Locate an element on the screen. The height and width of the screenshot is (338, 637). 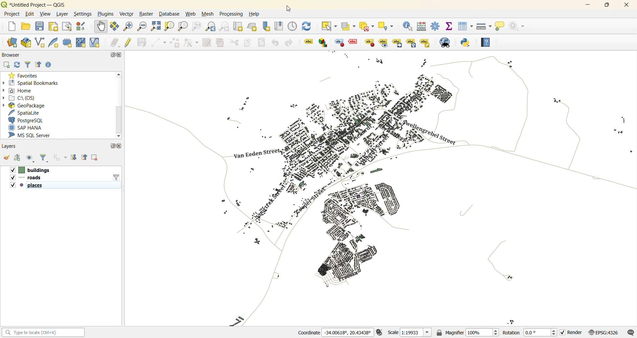
scroll down is located at coordinates (119, 136).